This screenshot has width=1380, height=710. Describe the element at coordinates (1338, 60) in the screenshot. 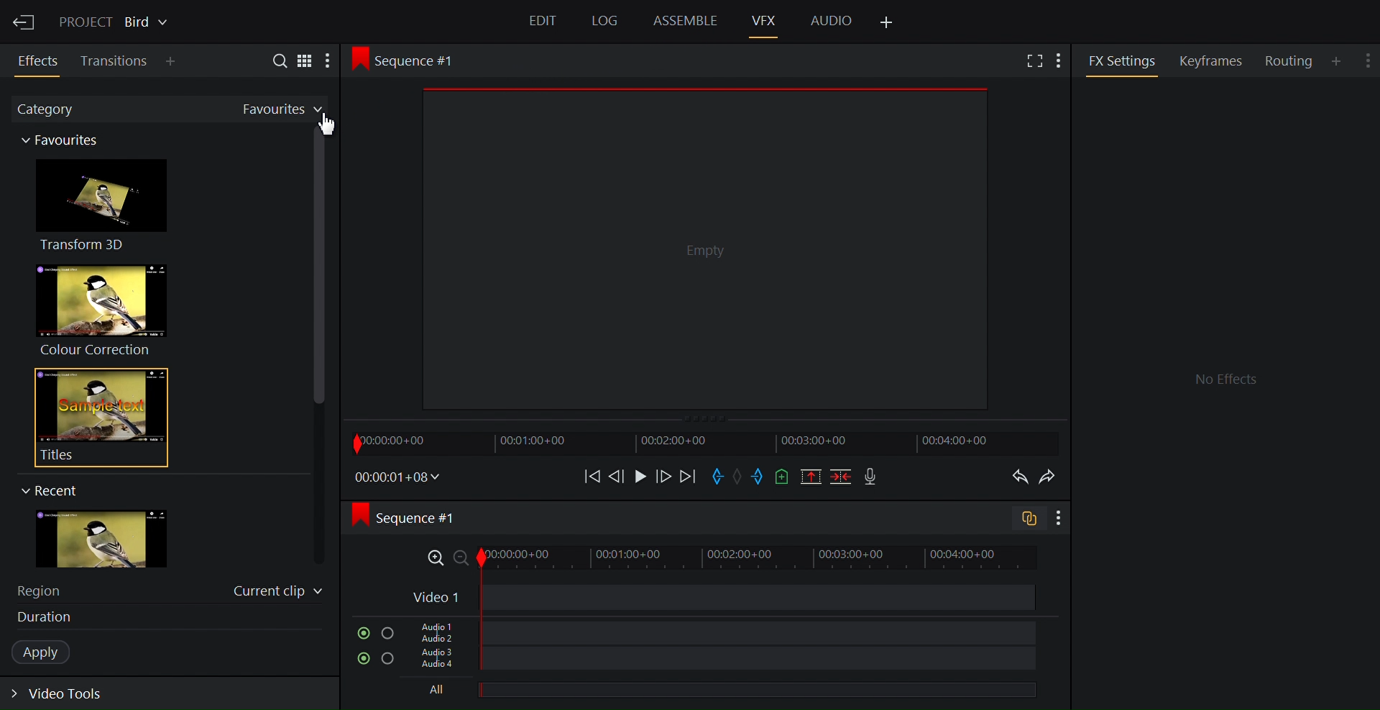

I see `Add Panel` at that location.